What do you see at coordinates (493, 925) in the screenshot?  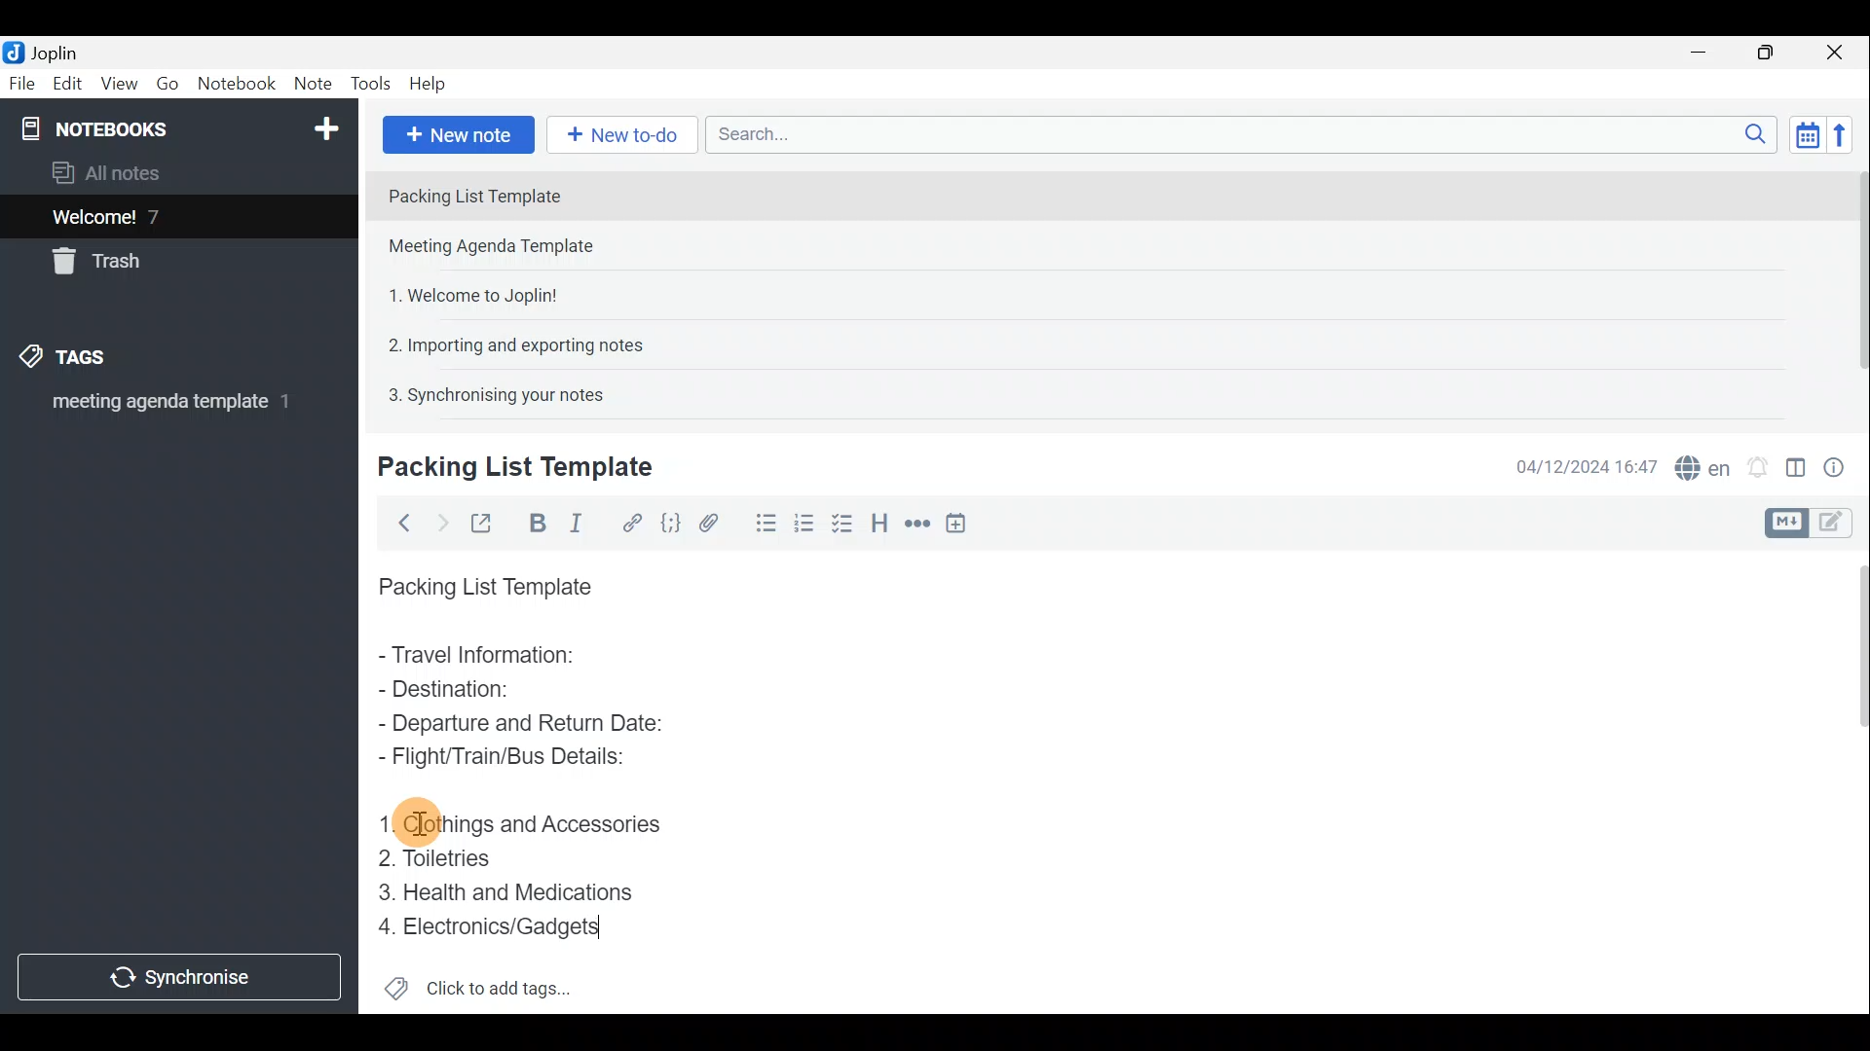 I see `Electronics/Gadgets` at bounding box center [493, 925].